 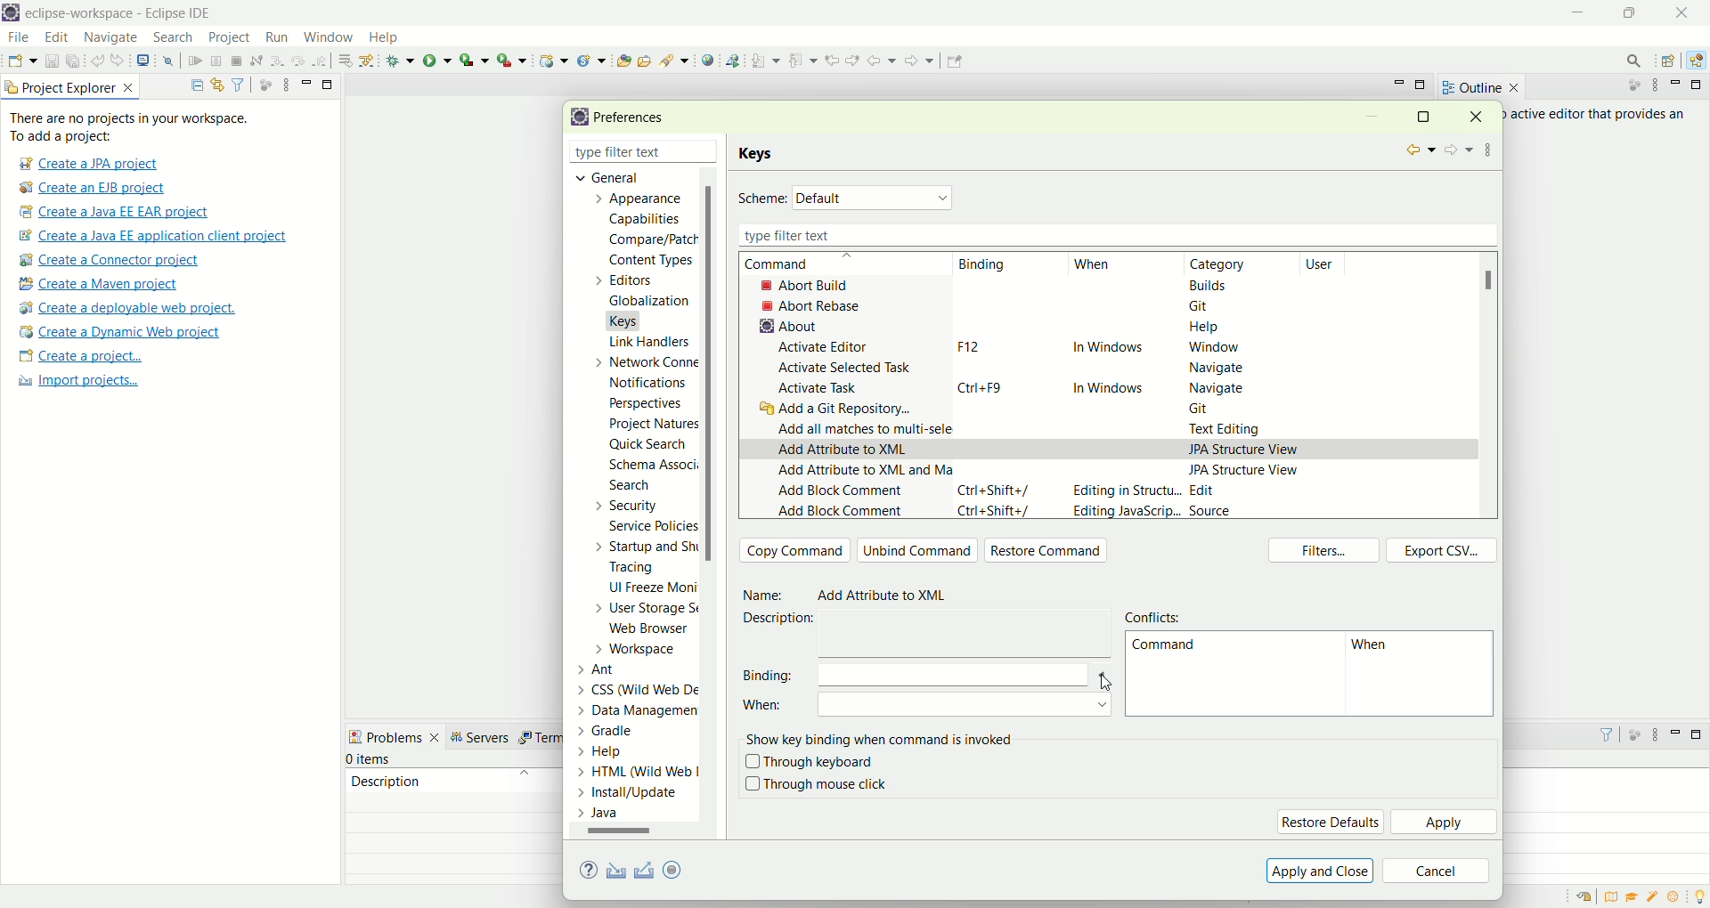 What do you see at coordinates (1437, 872) in the screenshot?
I see `cancel` at bounding box center [1437, 872].